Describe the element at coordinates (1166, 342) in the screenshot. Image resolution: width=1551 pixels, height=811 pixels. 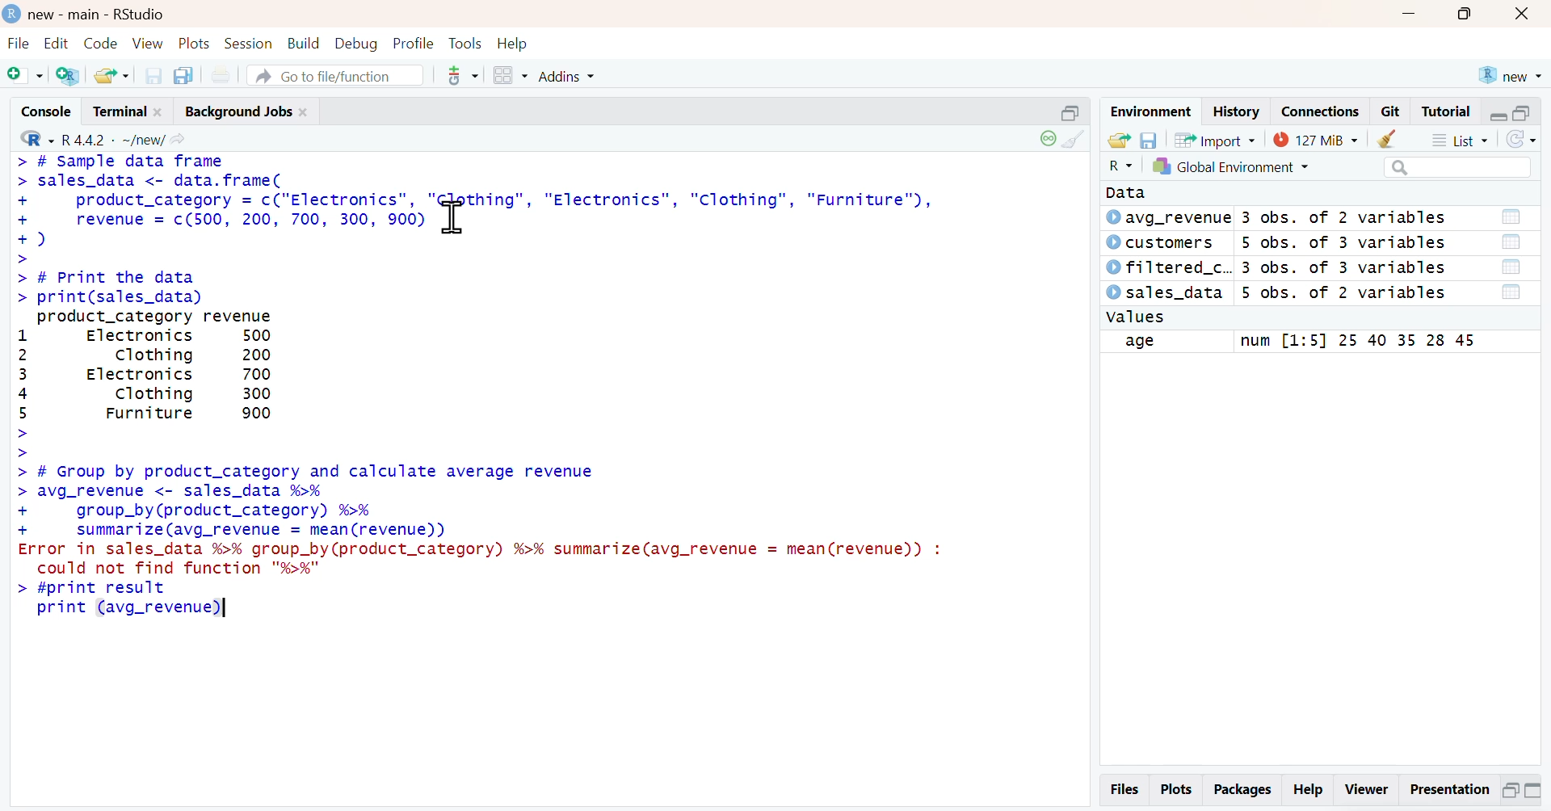
I see `field name` at that location.